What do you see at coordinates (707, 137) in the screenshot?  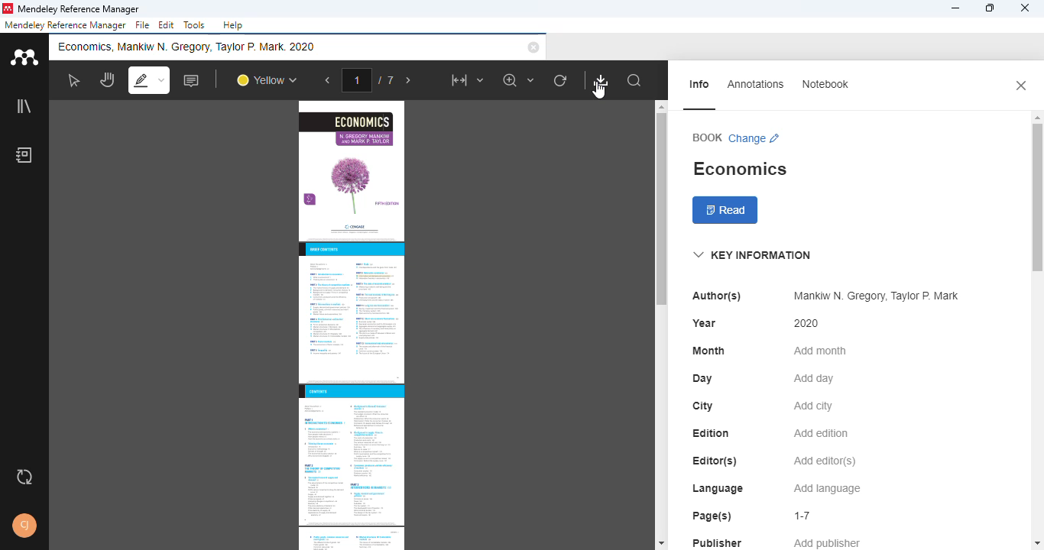 I see `book` at bounding box center [707, 137].